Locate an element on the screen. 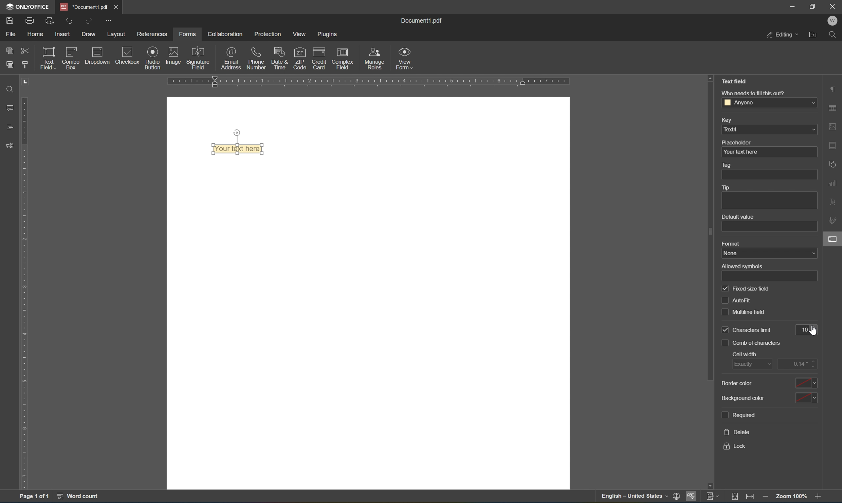 Image resolution: width=842 pixels, height=503 pixels. tip is located at coordinates (726, 187).